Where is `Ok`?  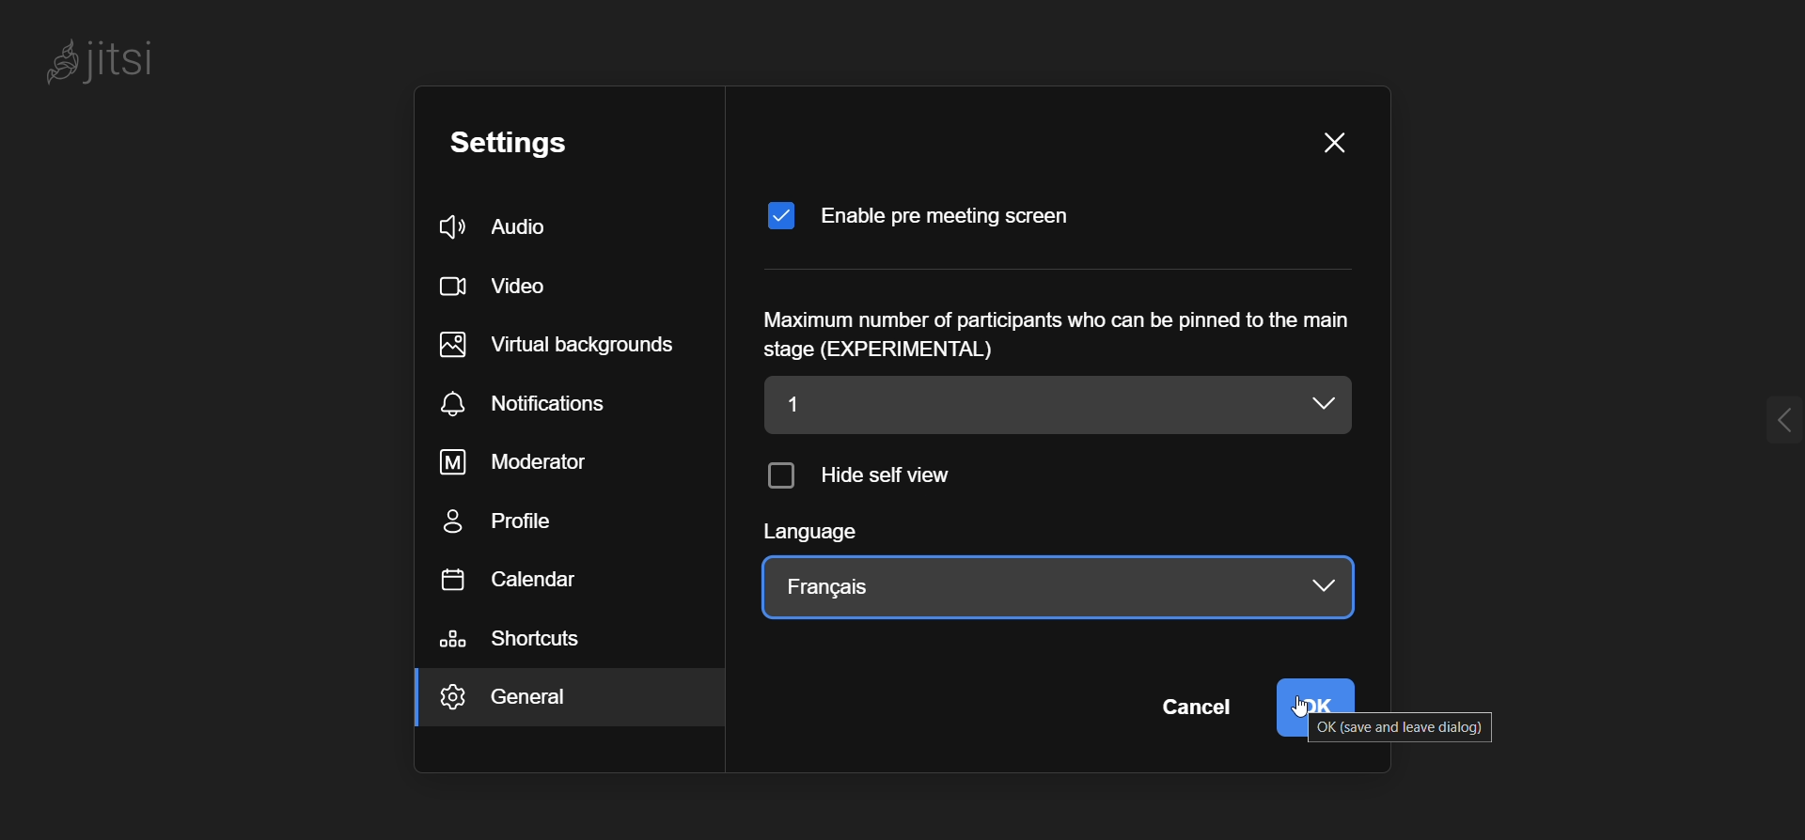 Ok is located at coordinates (1322, 693).